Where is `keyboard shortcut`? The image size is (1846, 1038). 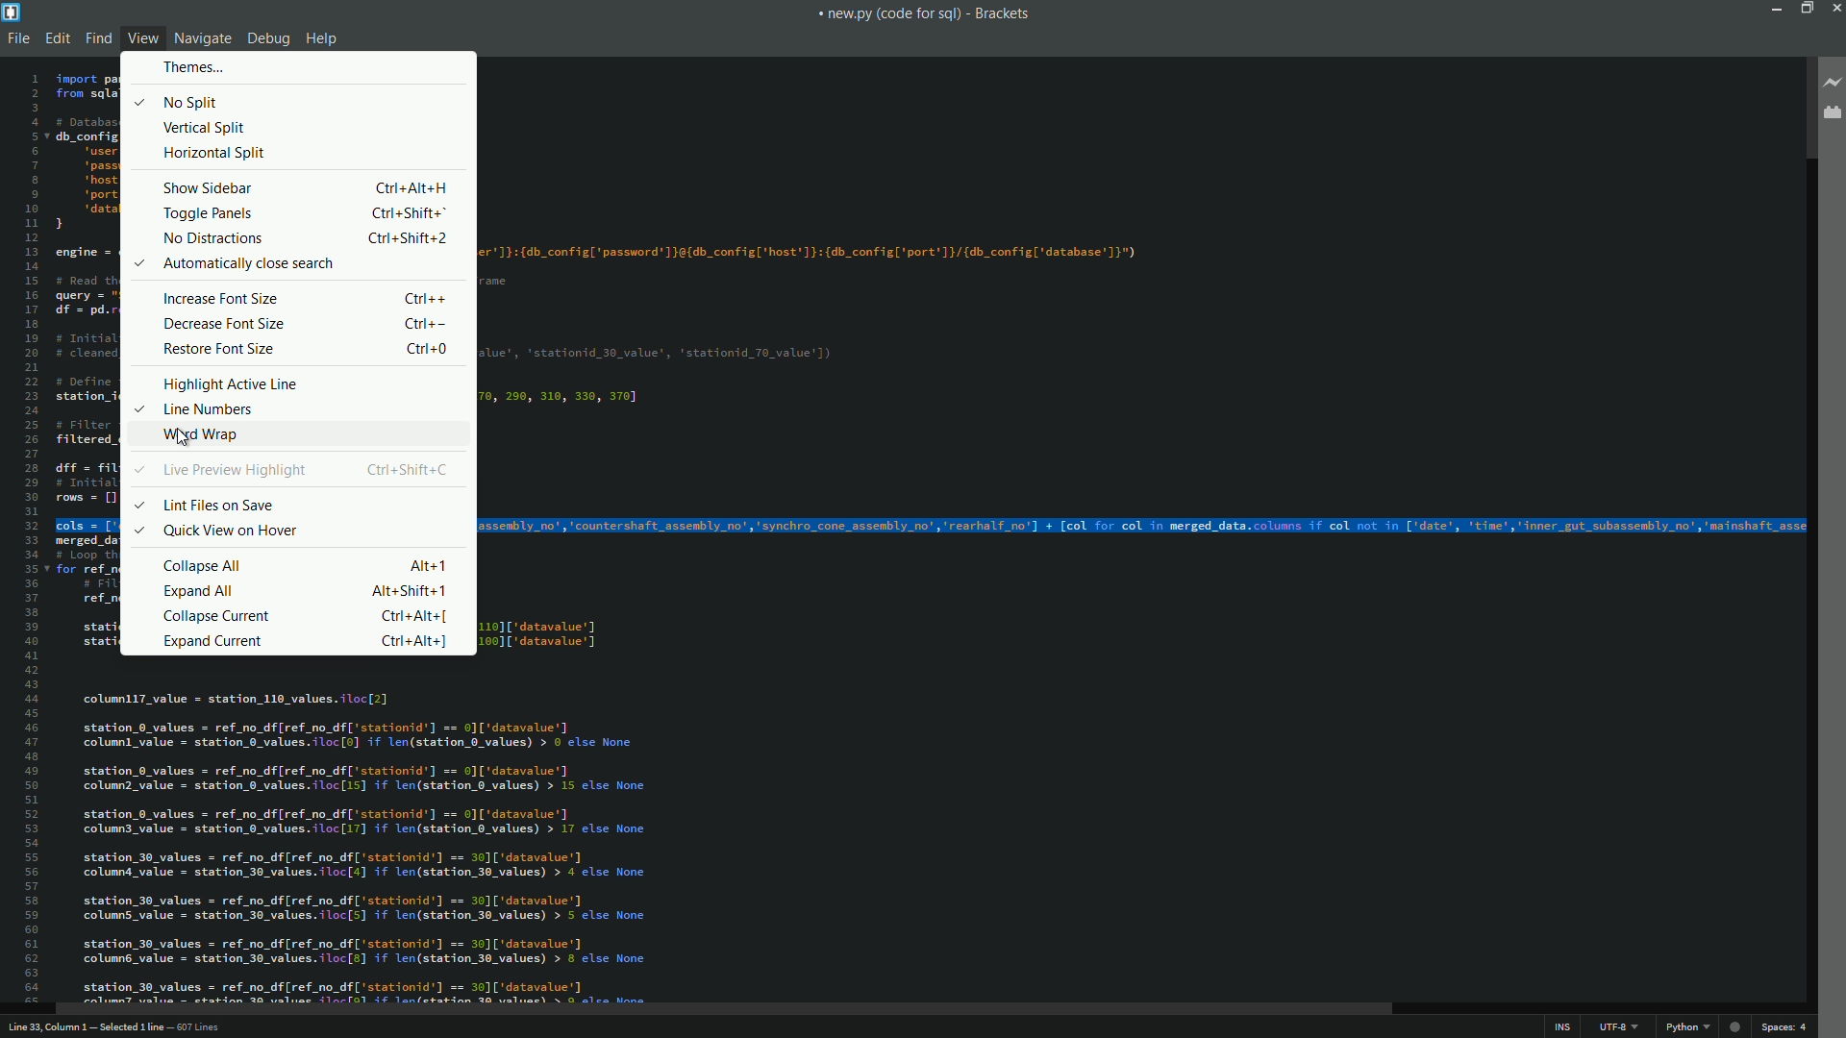
keyboard shortcut is located at coordinates (412, 235).